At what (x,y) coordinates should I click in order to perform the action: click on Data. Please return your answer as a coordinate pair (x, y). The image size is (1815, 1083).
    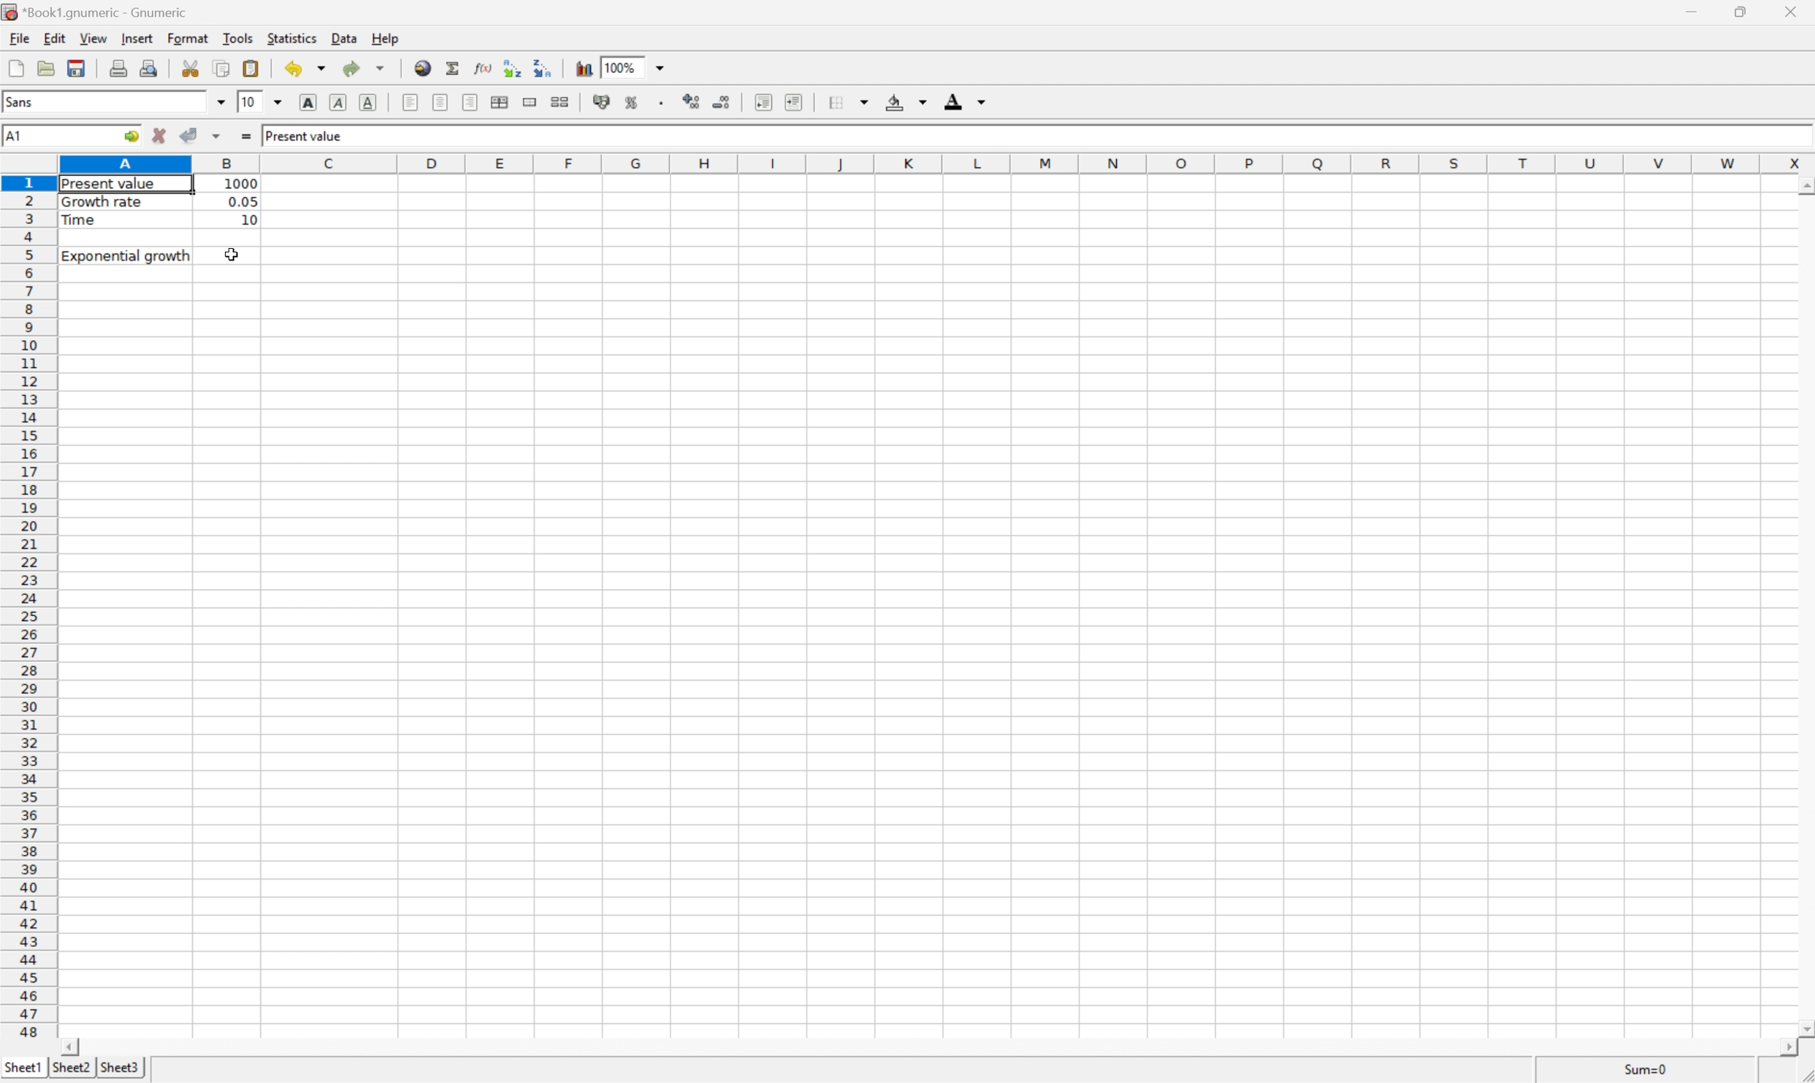
    Looking at the image, I should click on (344, 40).